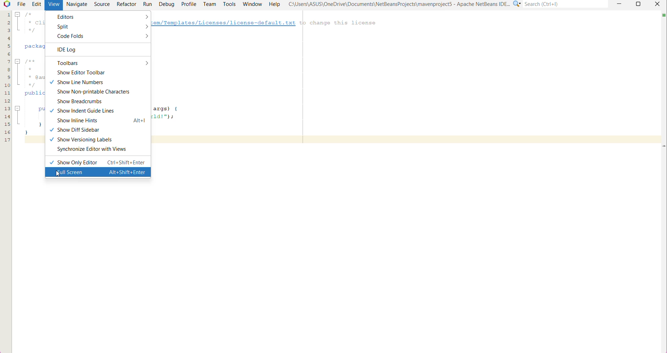 This screenshot has height=353, width=667. Describe the element at coordinates (148, 4) in the screenshot. I see `Run` at that location.